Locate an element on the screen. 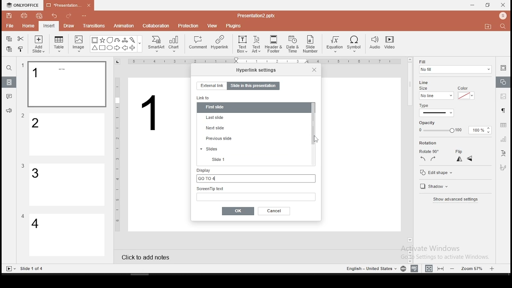  undo is located at coordinates (54, 16).